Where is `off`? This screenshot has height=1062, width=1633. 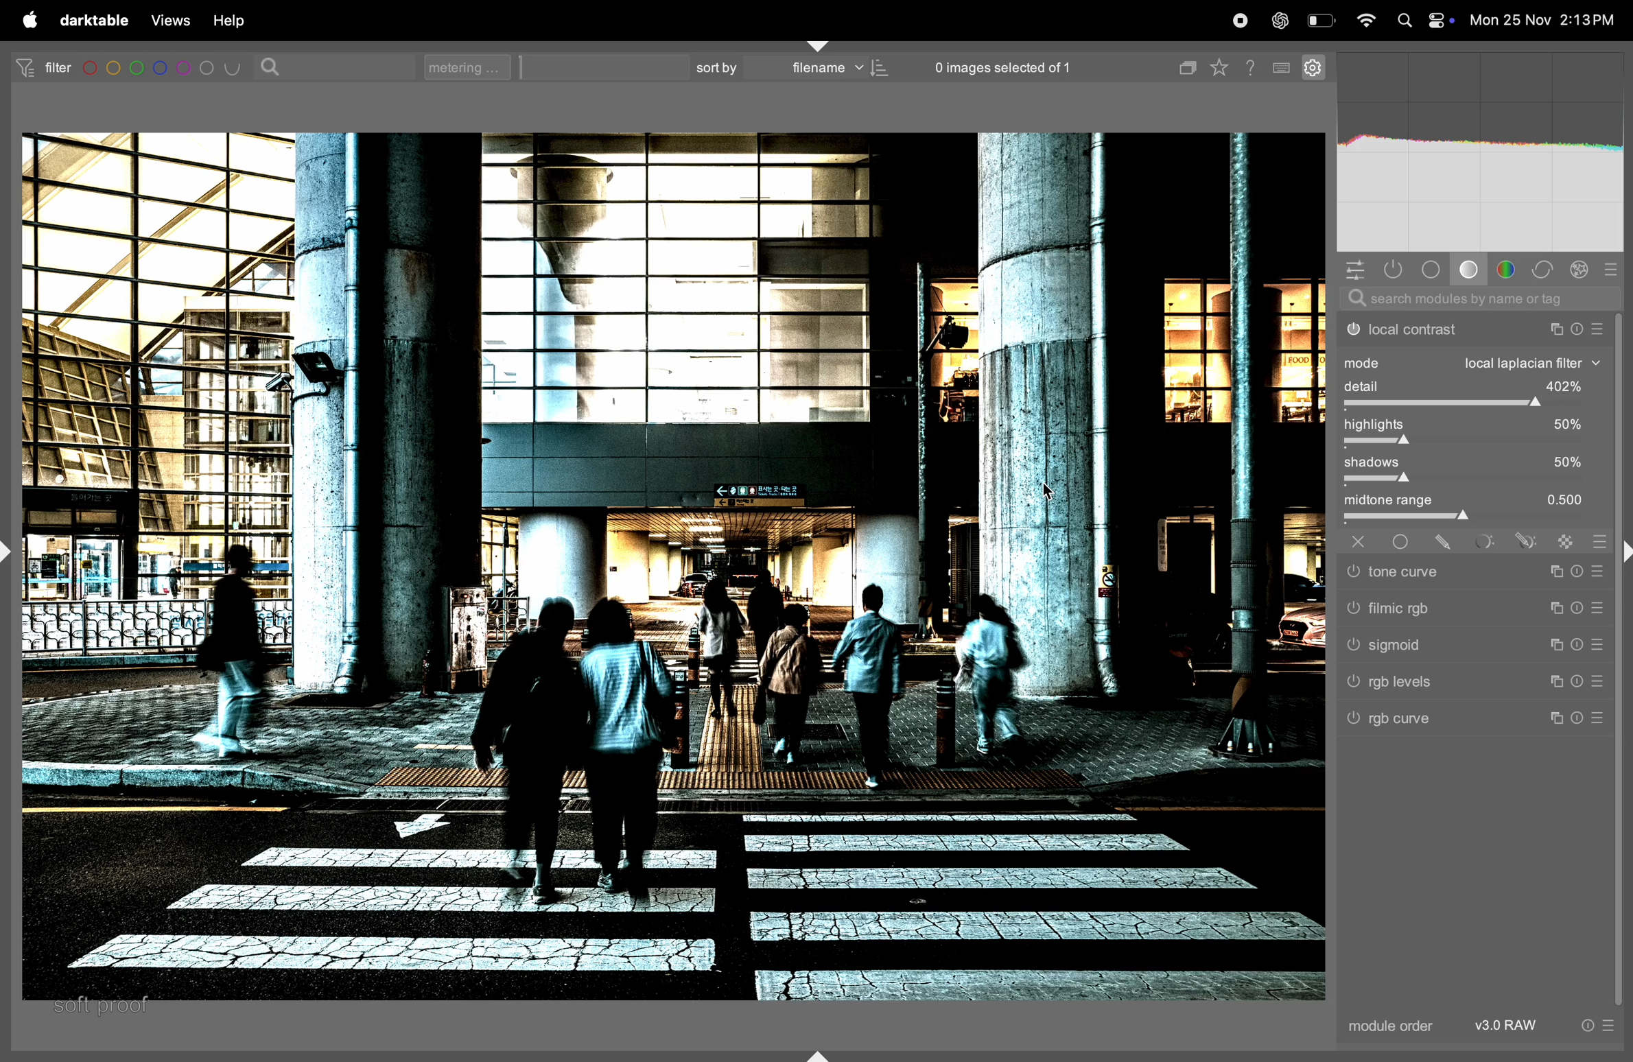
off is located at coordinates (1362, 541).